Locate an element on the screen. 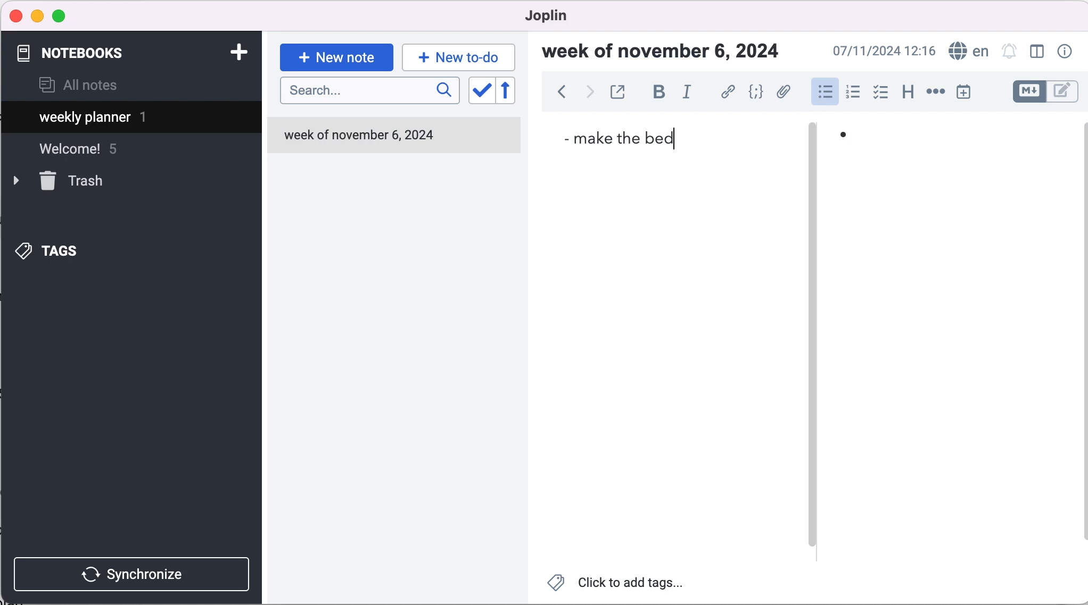 The width and height of the screenshot is (1088, 605). code is located at coordinates (756, 93).